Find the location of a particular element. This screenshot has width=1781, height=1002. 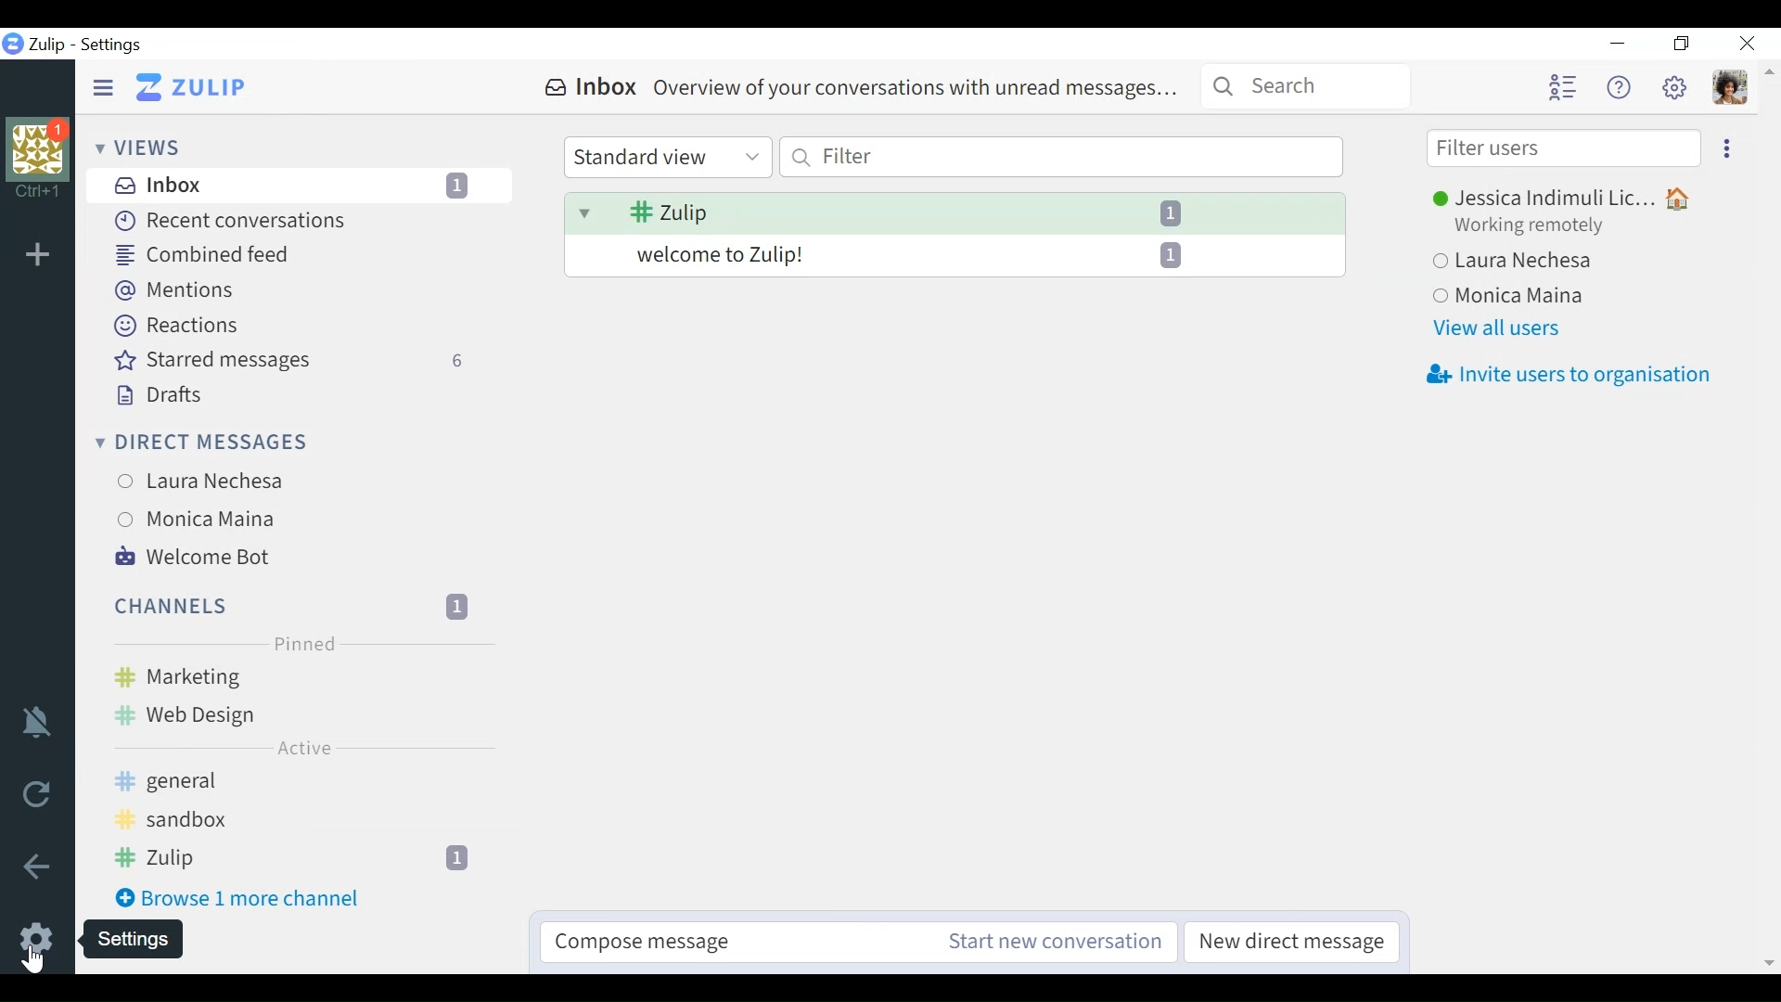

Personal menu is located at coordinates (1730, 86).